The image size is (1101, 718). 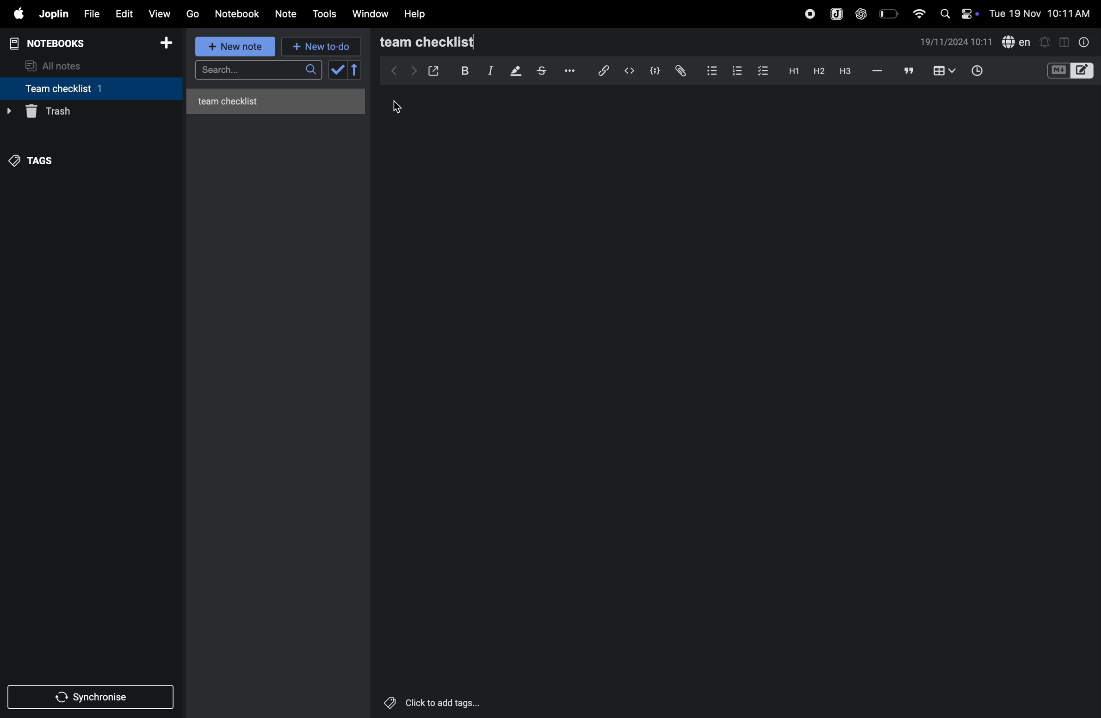 What do you see at coordinates (75, 88) in the screenshot?
I see `team checklist` at bounding box center [75, 88].